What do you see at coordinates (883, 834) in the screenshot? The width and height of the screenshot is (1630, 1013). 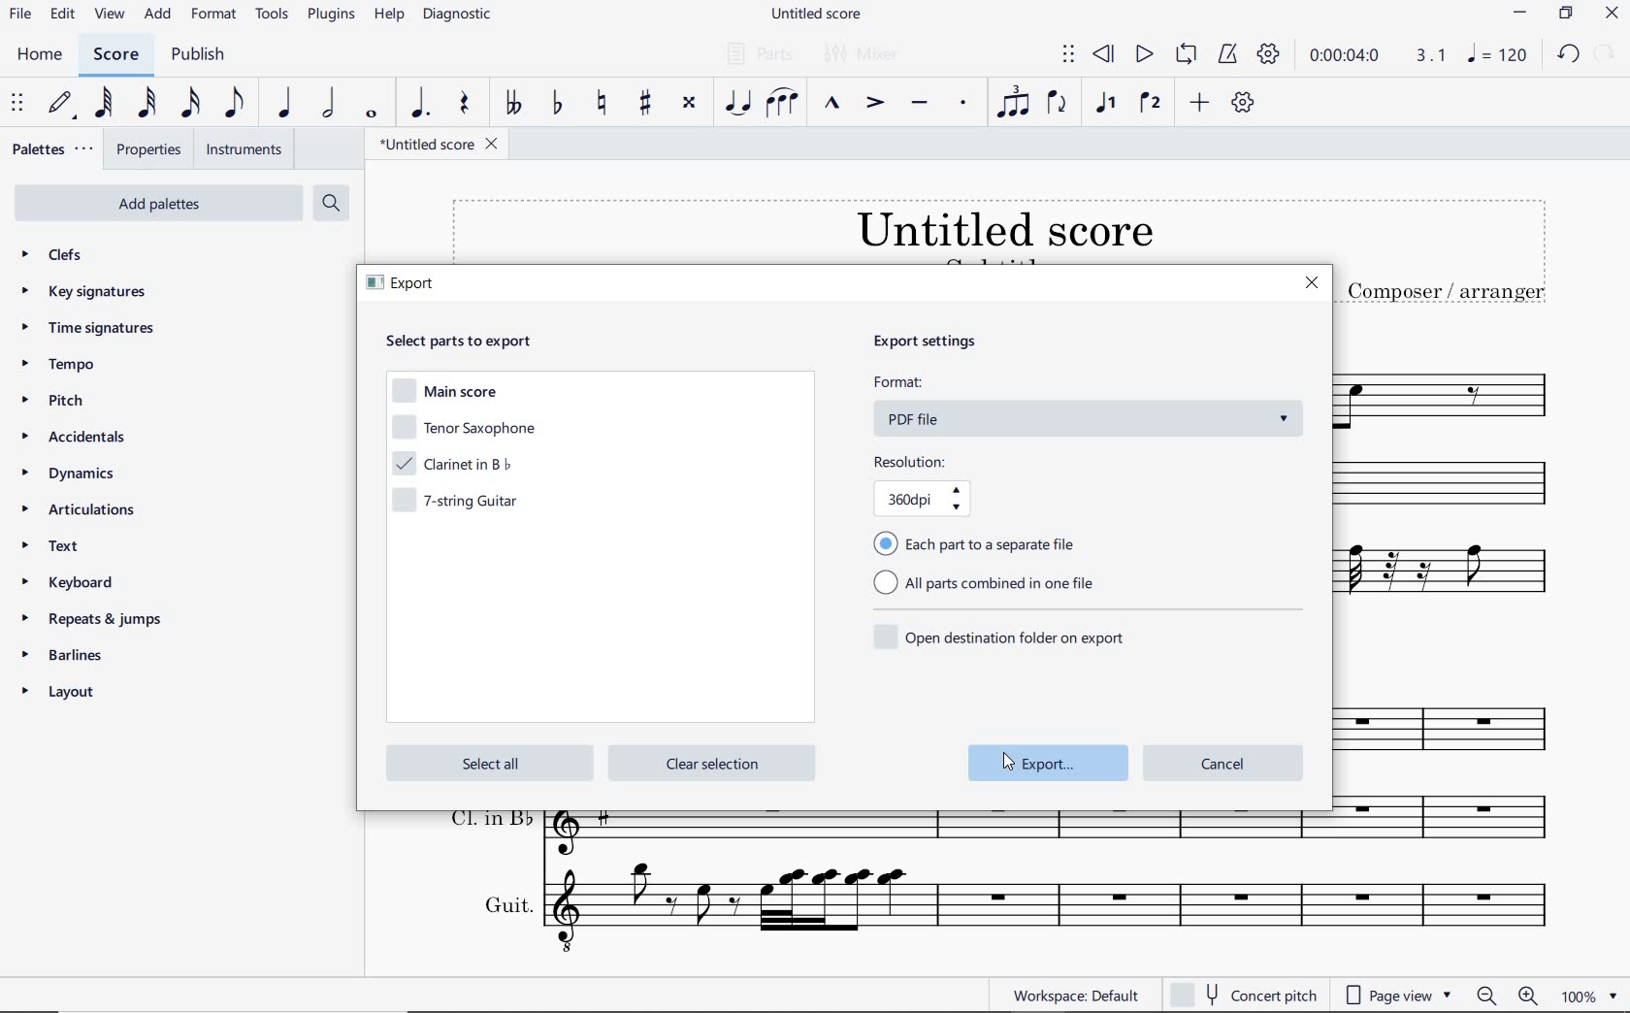 I see `Cl. in B` at bounding box center [883, 834].